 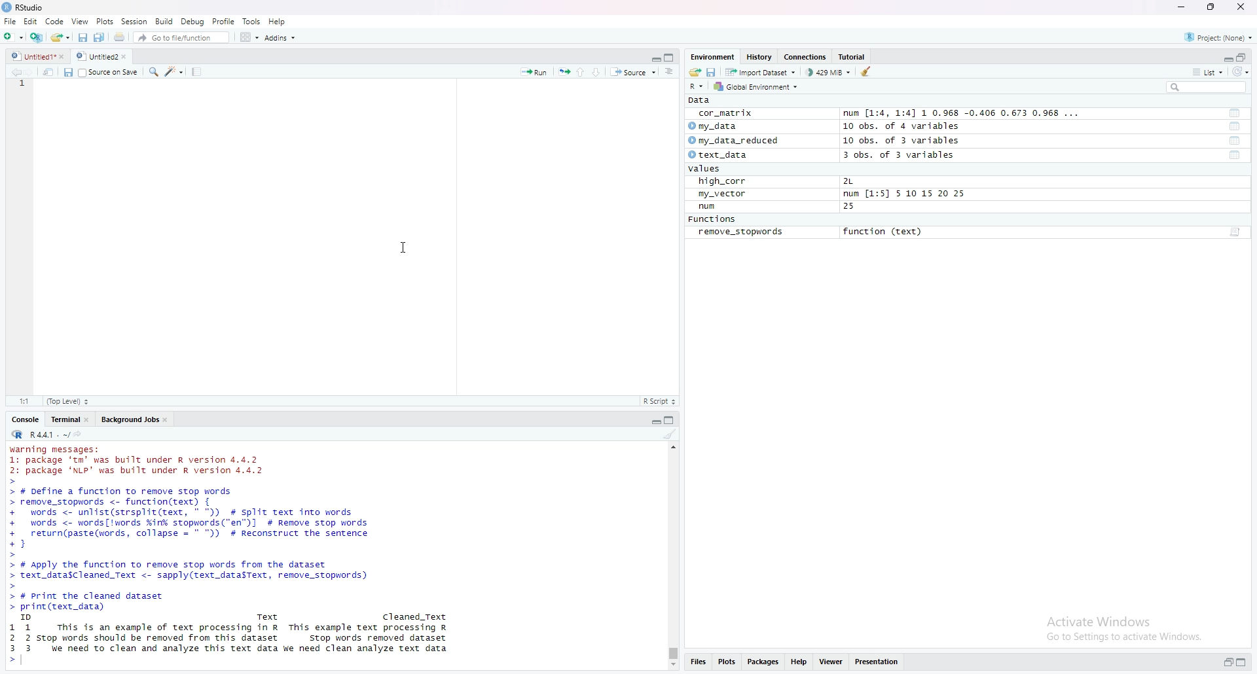 I want to click on Run, so click(x=536, y=72).